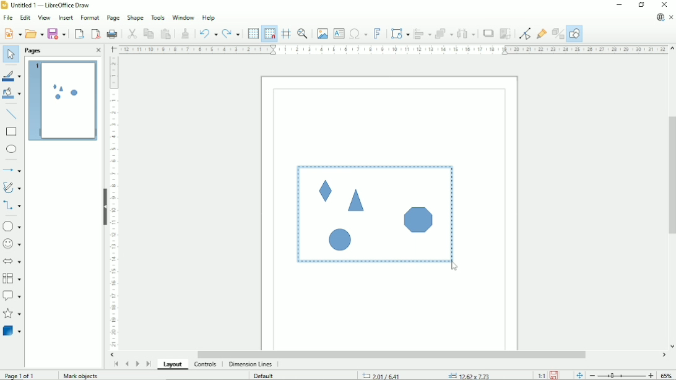  Describe the element at coordinates (12, 188) in the screenshot. I see `Curves and polygons` at that location.